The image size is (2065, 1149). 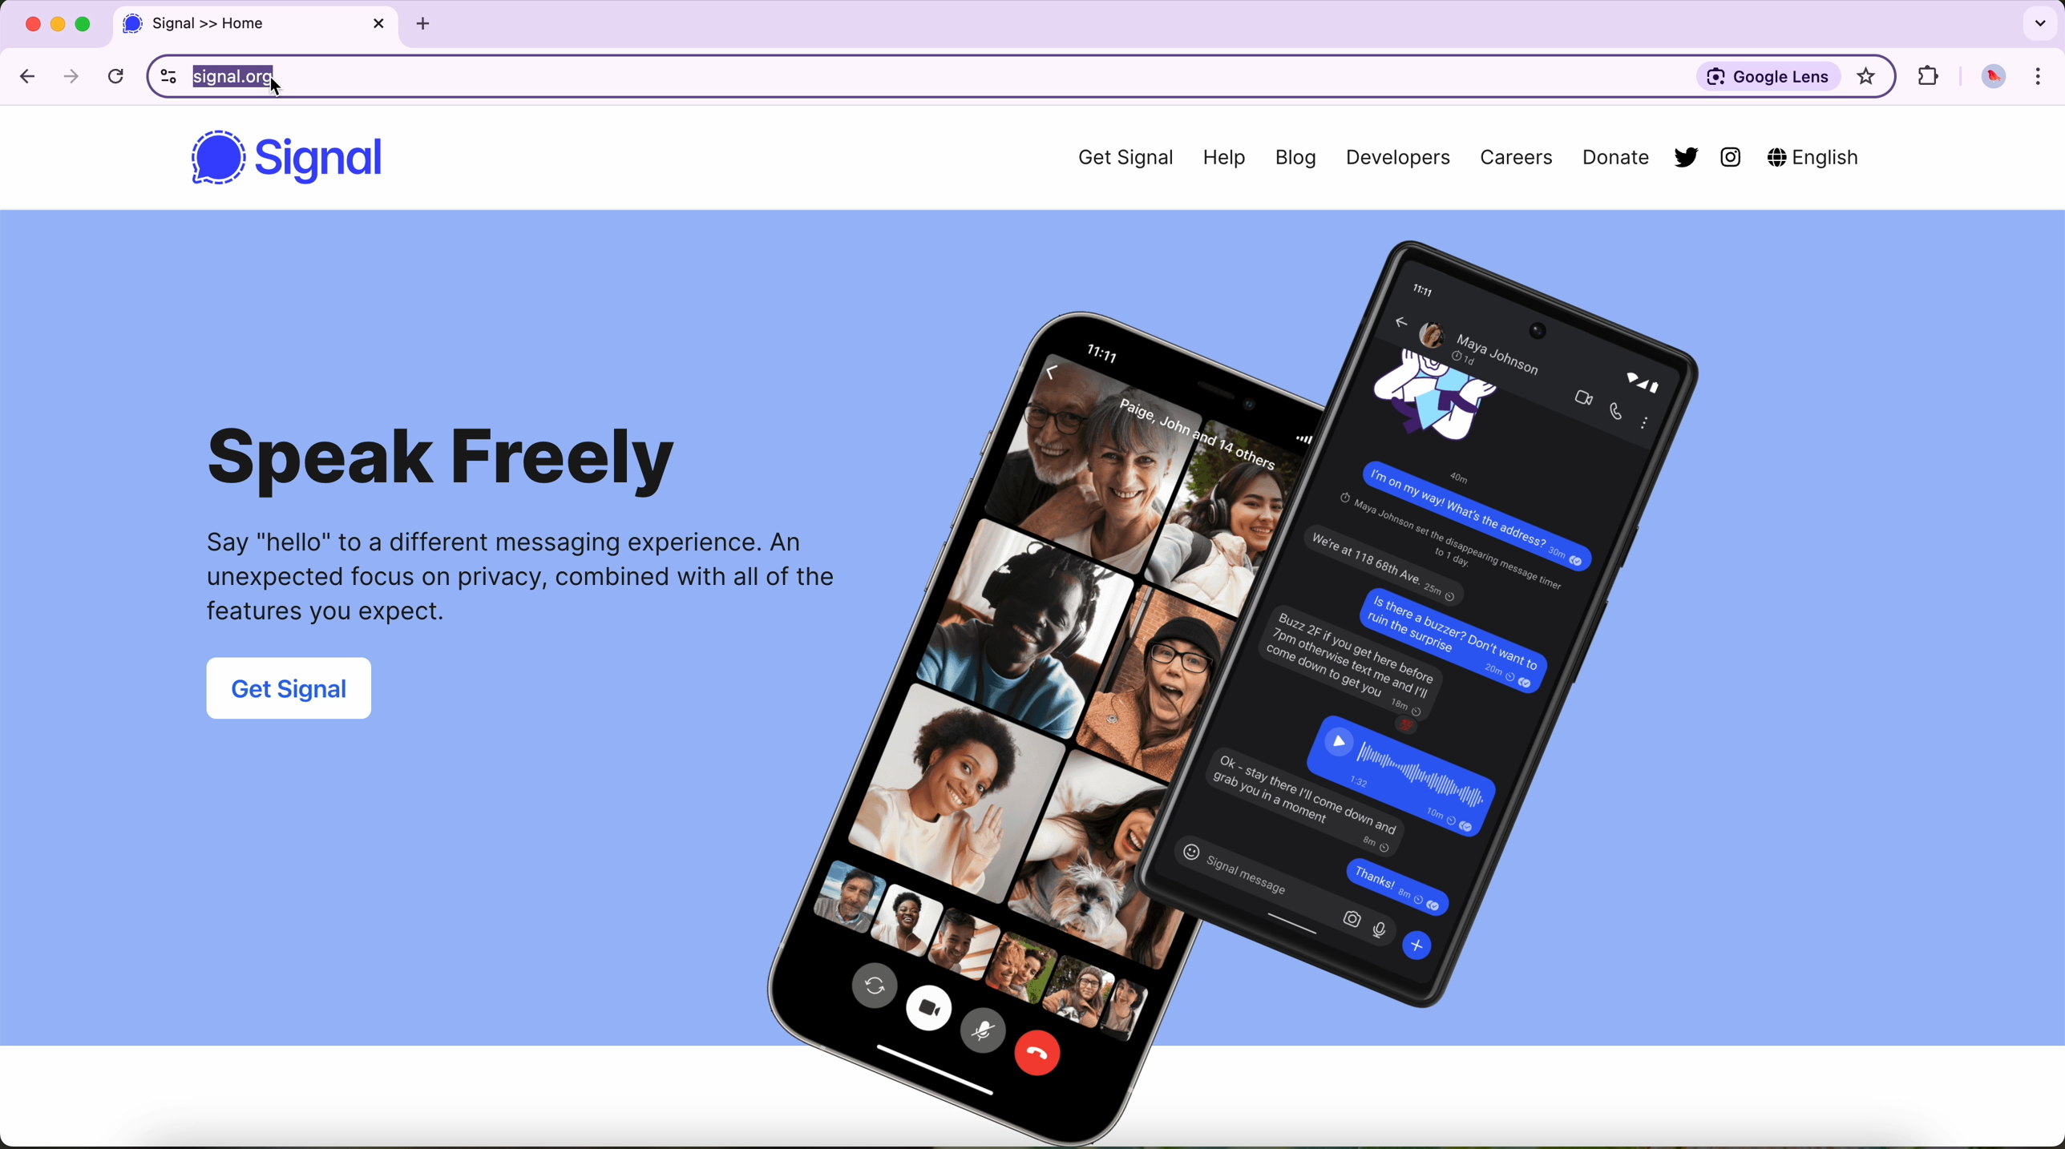 I want to click on extensions, so click(x=1930, y=77).